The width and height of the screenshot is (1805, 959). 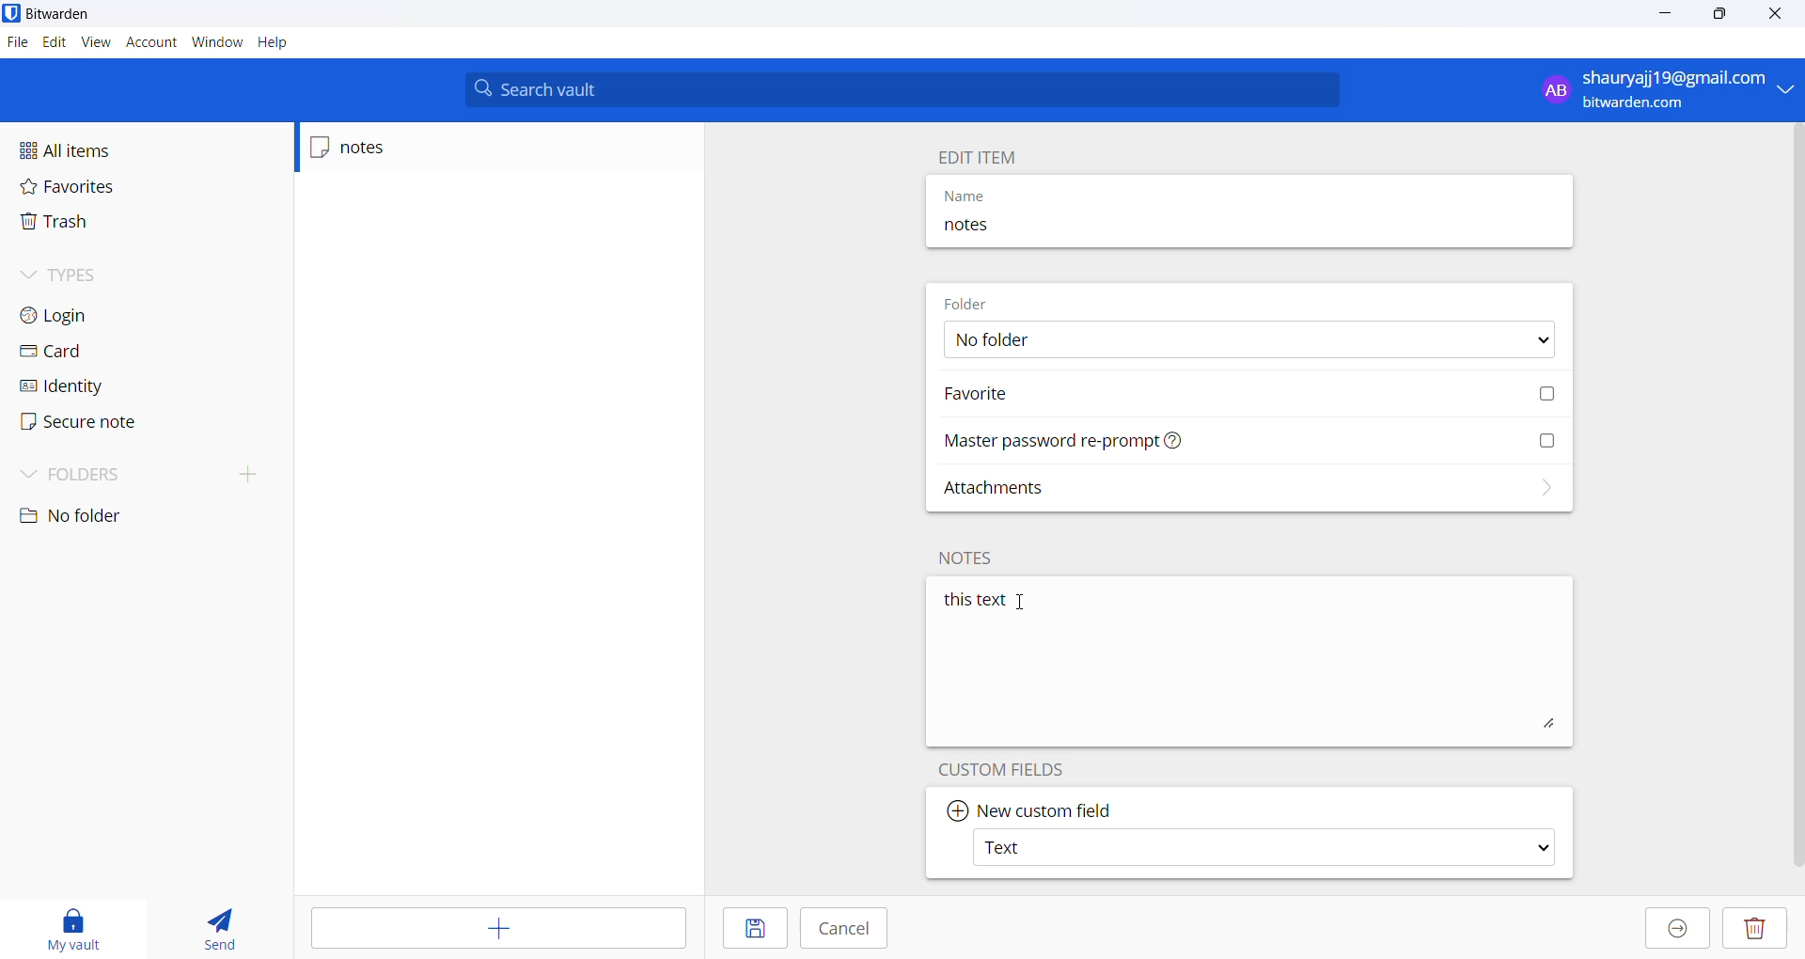 I want to click on favorite, so click(x=1251, y=392).